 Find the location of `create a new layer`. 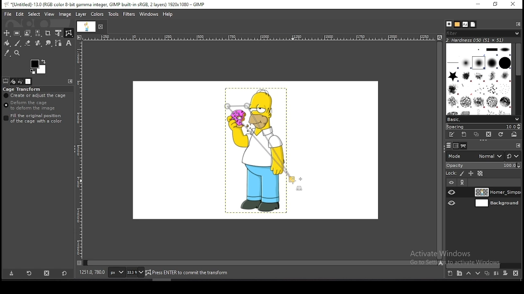

create a new layer is located at coordinates (450, 274).